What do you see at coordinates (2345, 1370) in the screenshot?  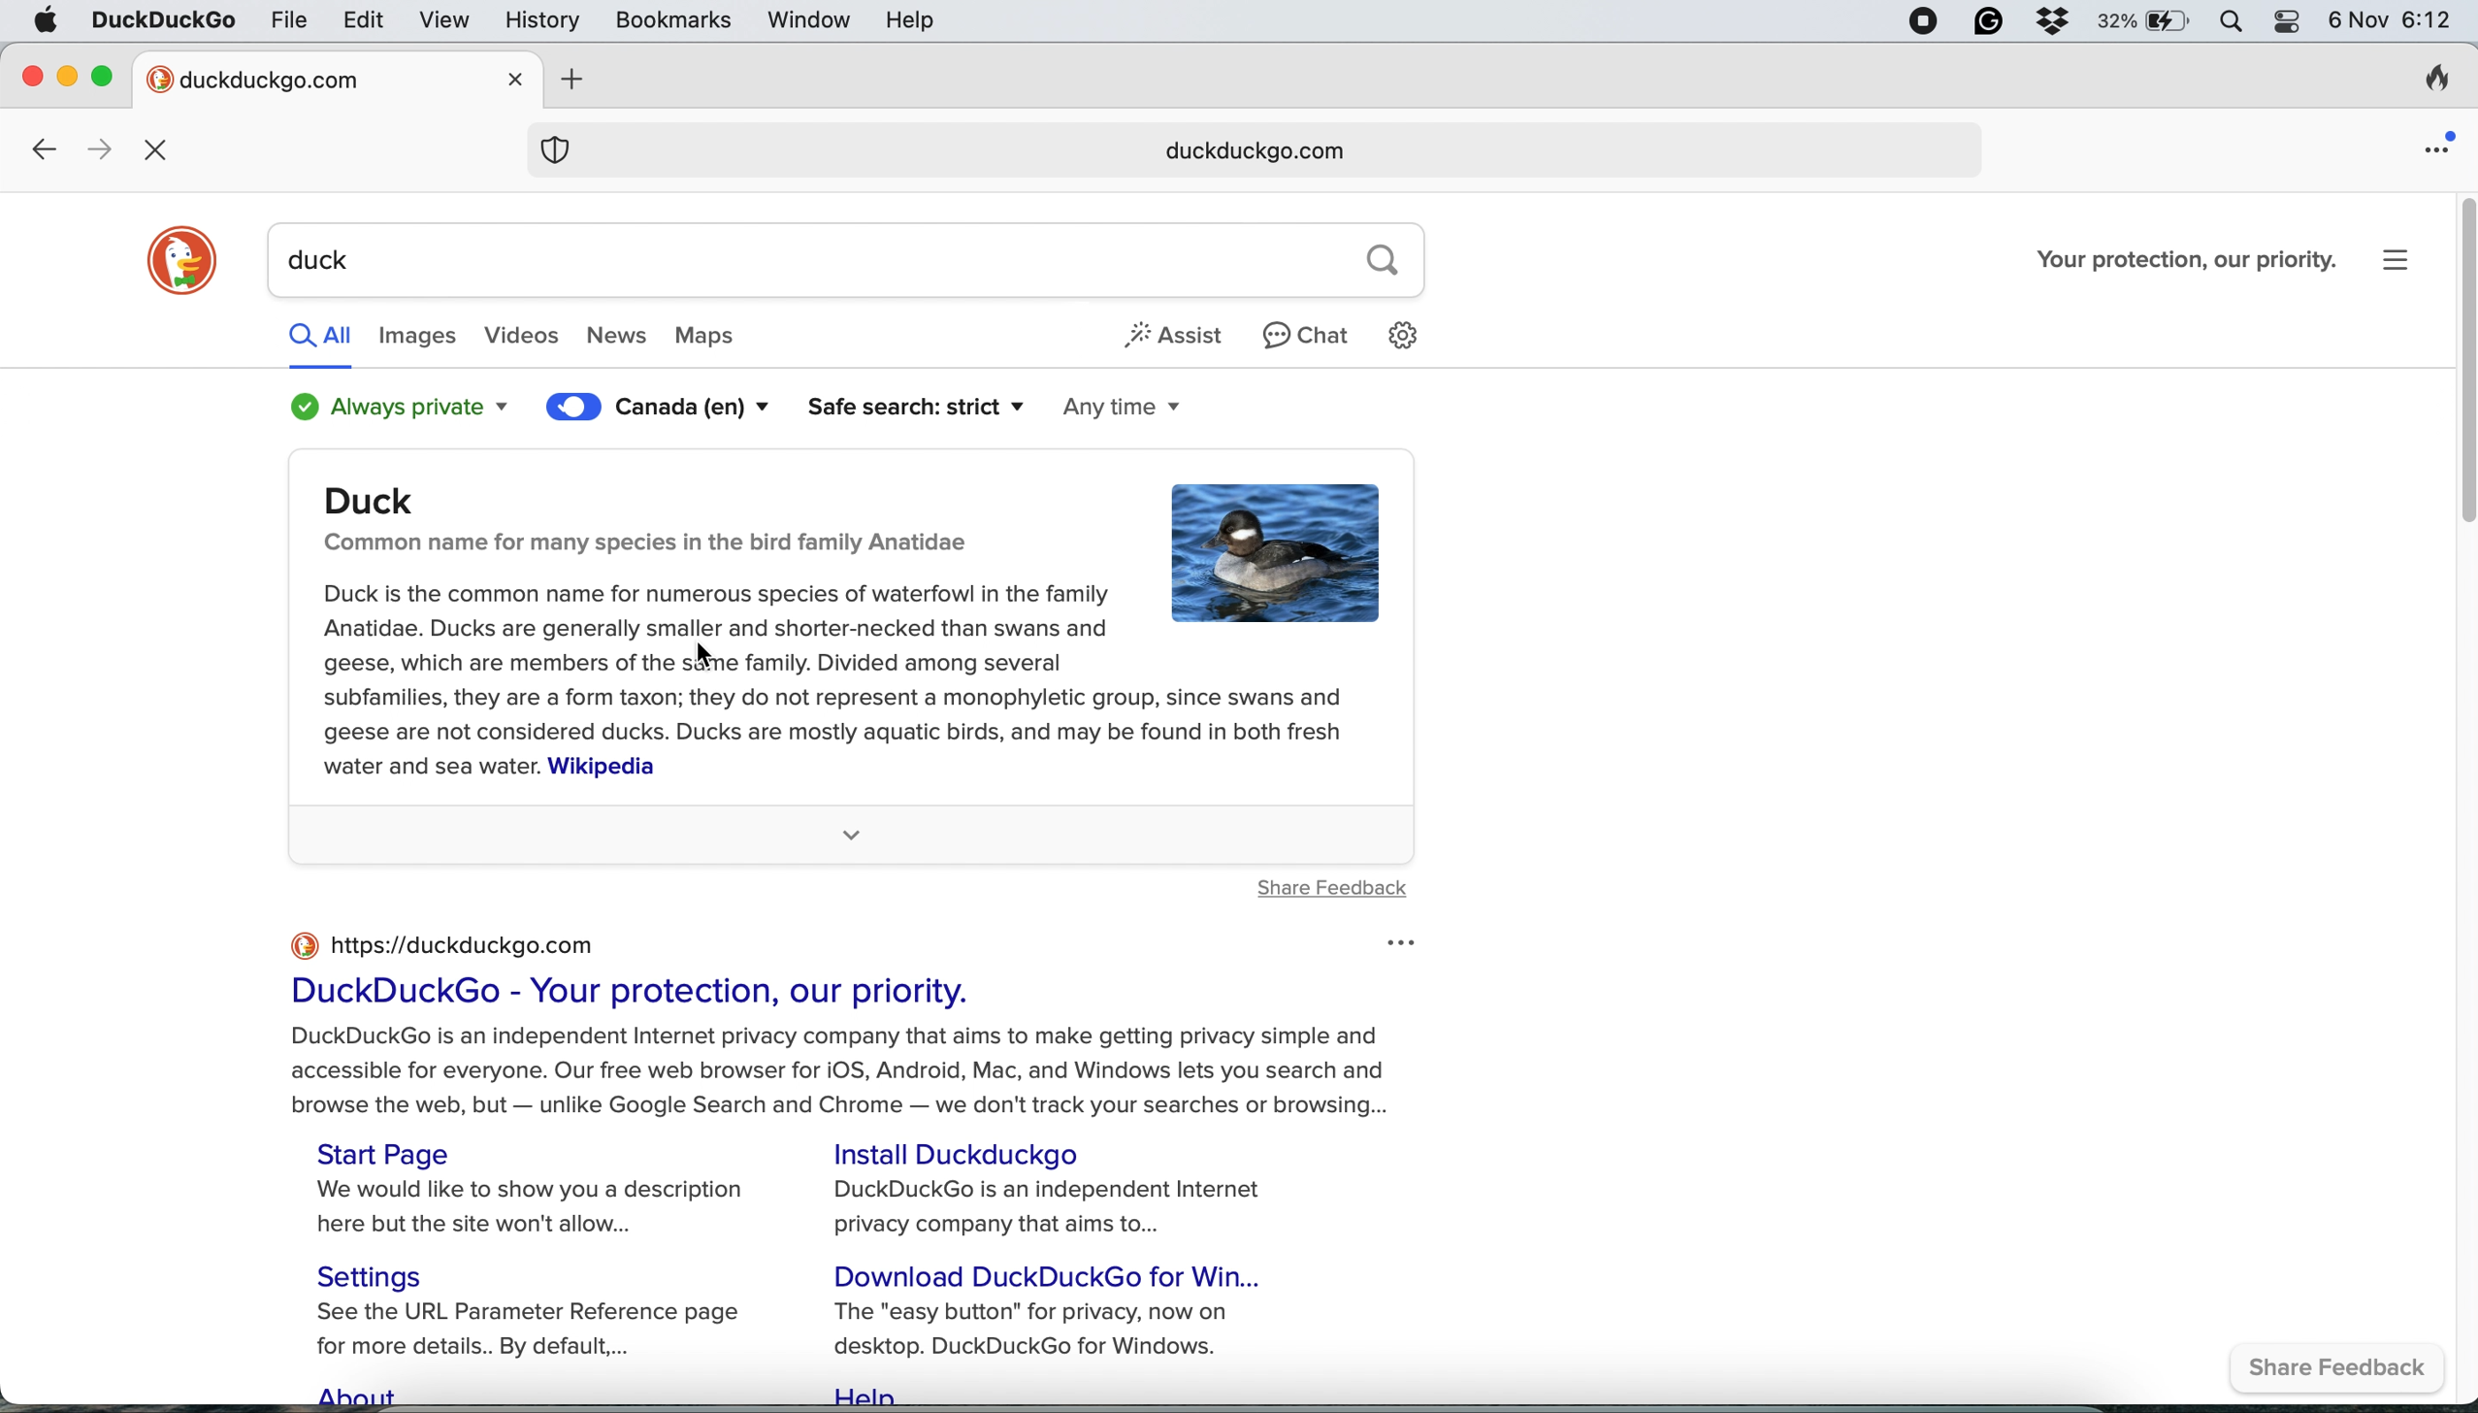 I see `share feedback` at bounding box center [2345, 1370].